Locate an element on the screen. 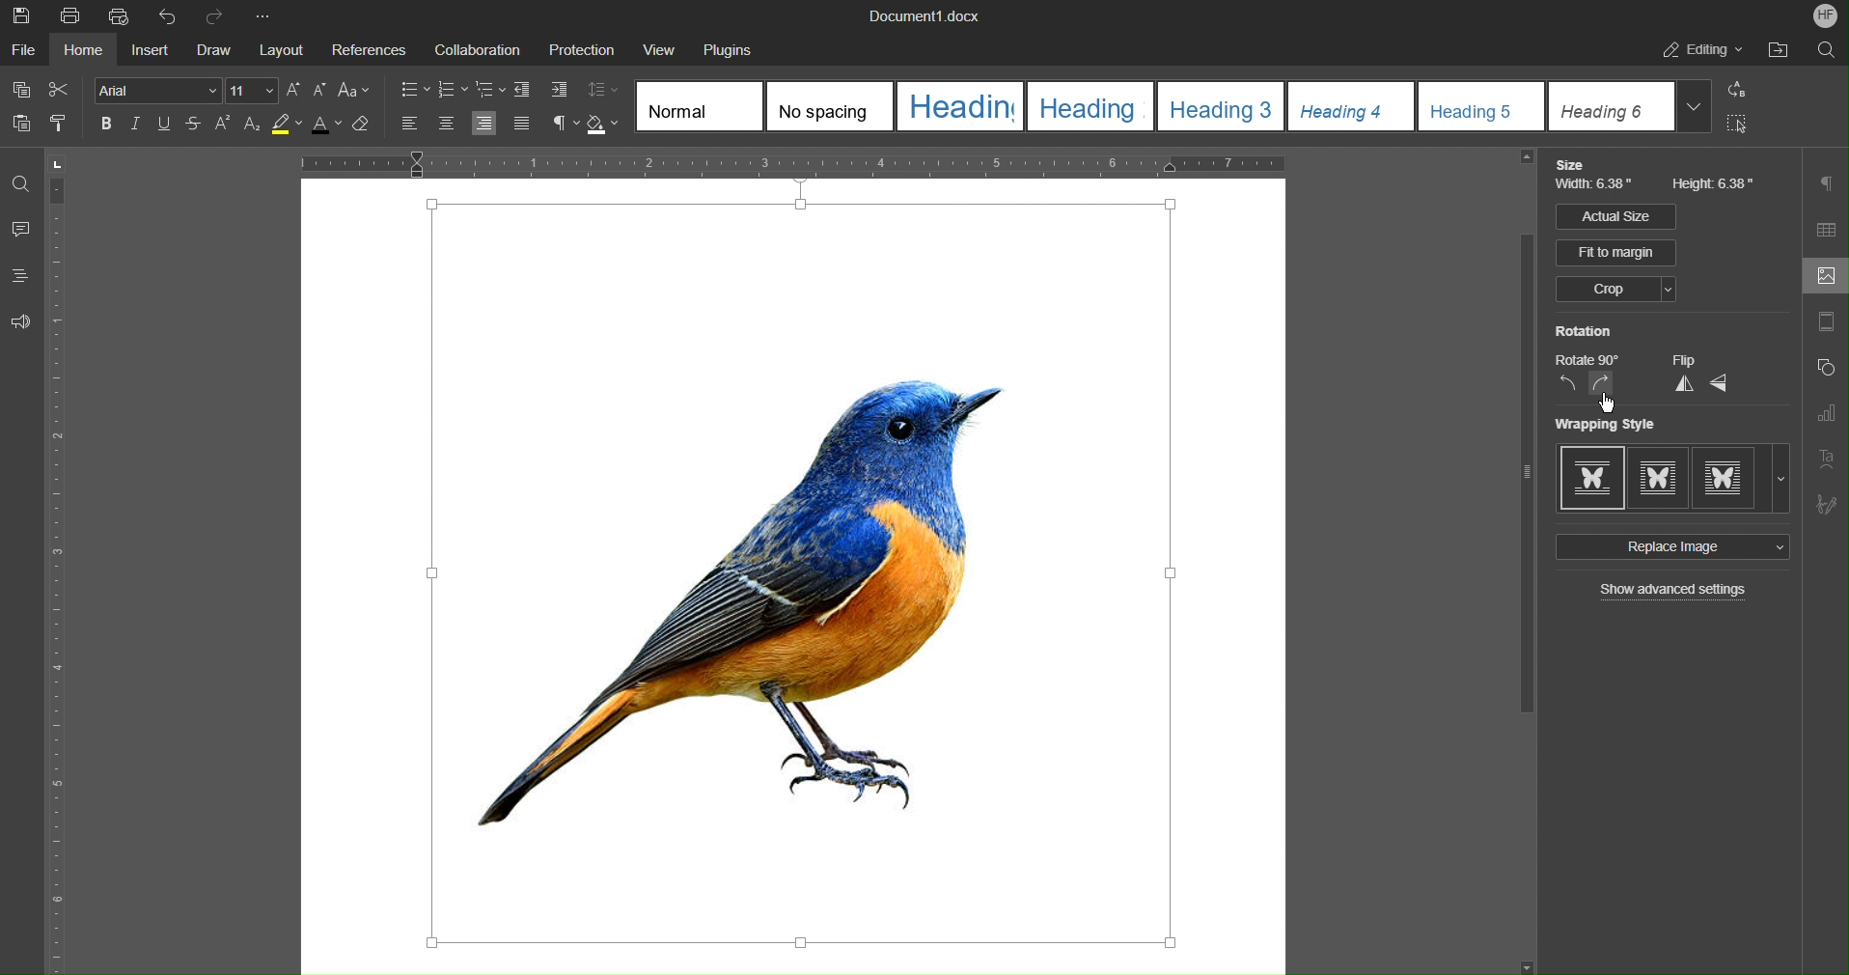  Decrease Indent is located at coordinates (522, 91).